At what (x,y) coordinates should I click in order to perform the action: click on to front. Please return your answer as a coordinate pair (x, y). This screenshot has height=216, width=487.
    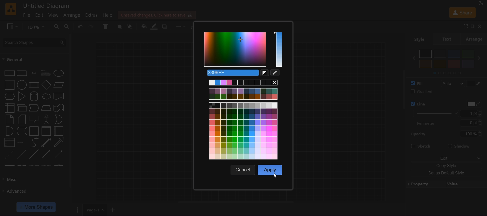
    Looking at the image, I should click on (119, 27).